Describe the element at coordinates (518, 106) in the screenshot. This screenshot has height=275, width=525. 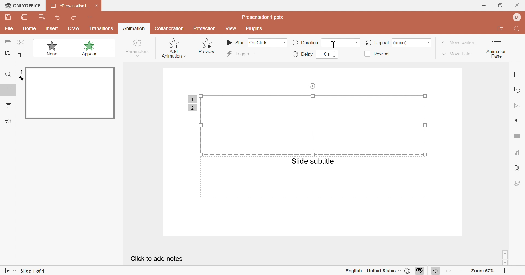
I see `image settings` at that location.